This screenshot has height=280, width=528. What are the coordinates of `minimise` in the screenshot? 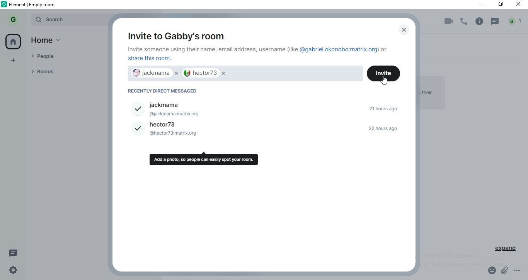 It's located at (480, 4).